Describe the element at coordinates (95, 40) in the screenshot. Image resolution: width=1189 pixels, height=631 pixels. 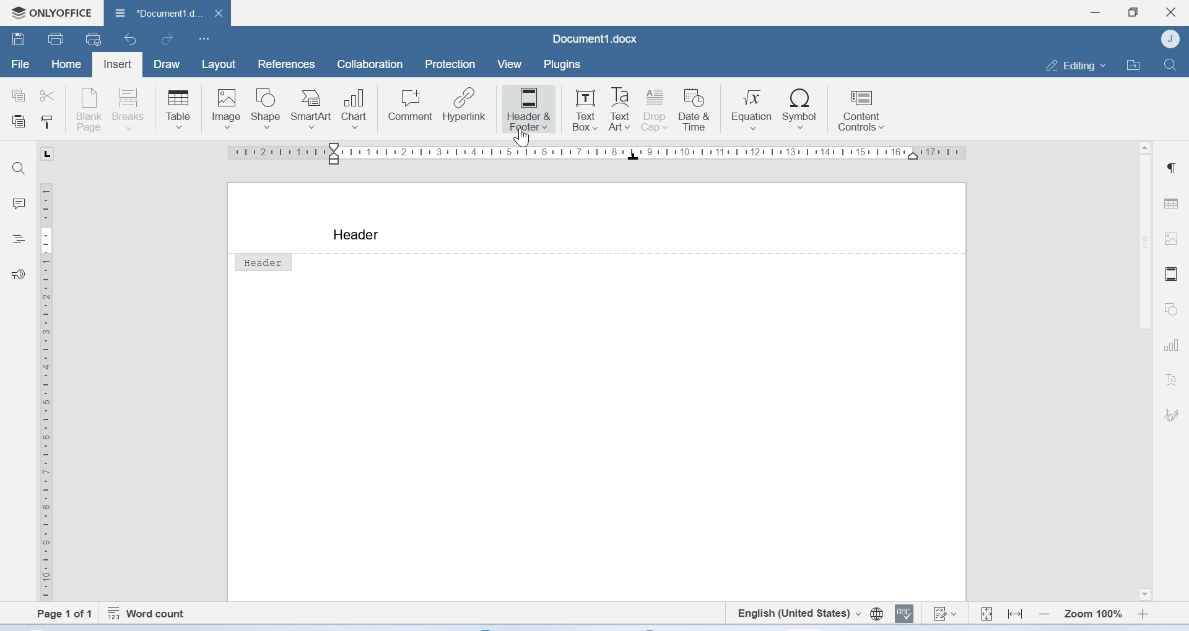
I see `uick print` at that location.